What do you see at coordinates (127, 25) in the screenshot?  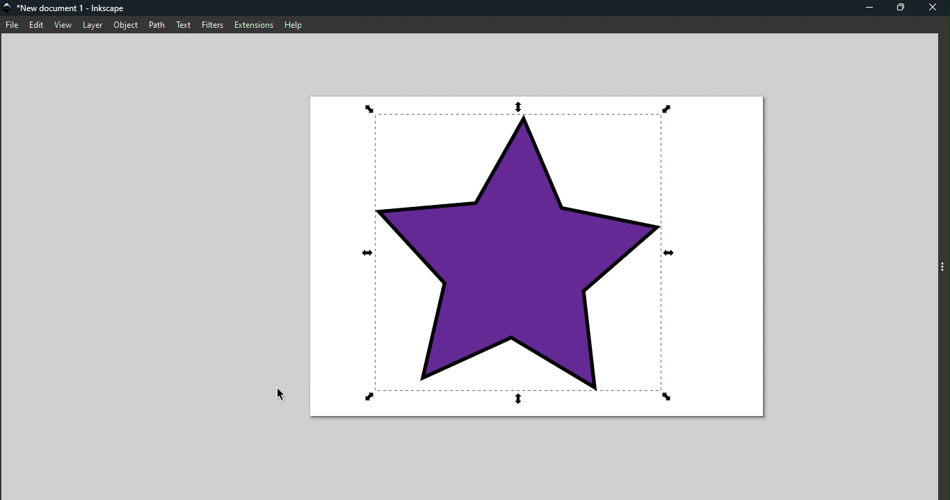 I see `Object` at bounding box center [127, 25].